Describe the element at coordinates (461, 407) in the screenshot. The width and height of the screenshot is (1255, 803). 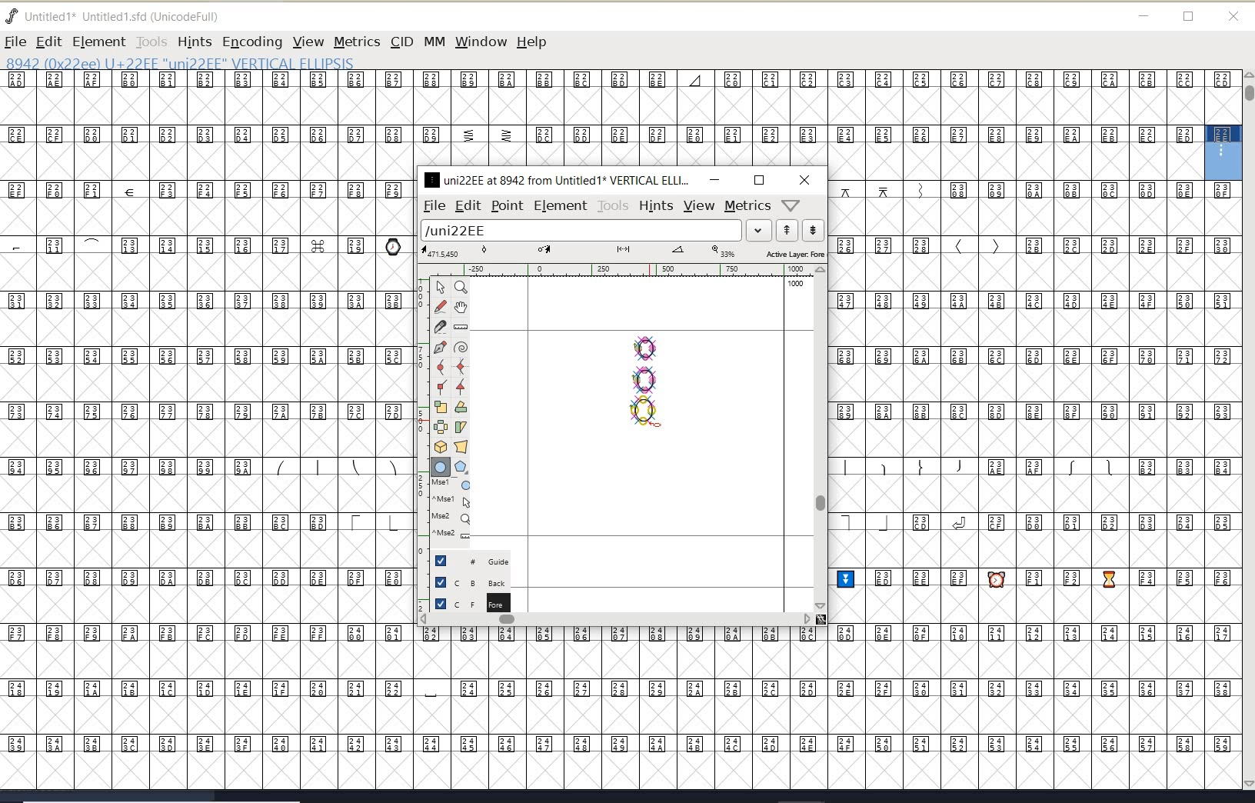
I see `rotate the selection` at that location.